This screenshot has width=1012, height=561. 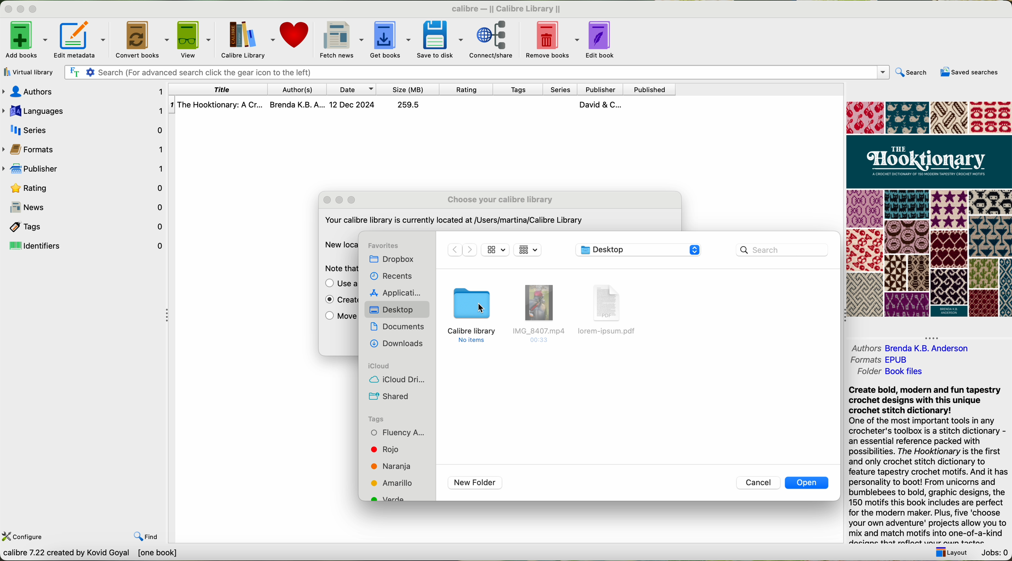 What do you see at coordinates (80, 39) in the screenshot?
I see `edit metadata` at bounding box center [80, 39].